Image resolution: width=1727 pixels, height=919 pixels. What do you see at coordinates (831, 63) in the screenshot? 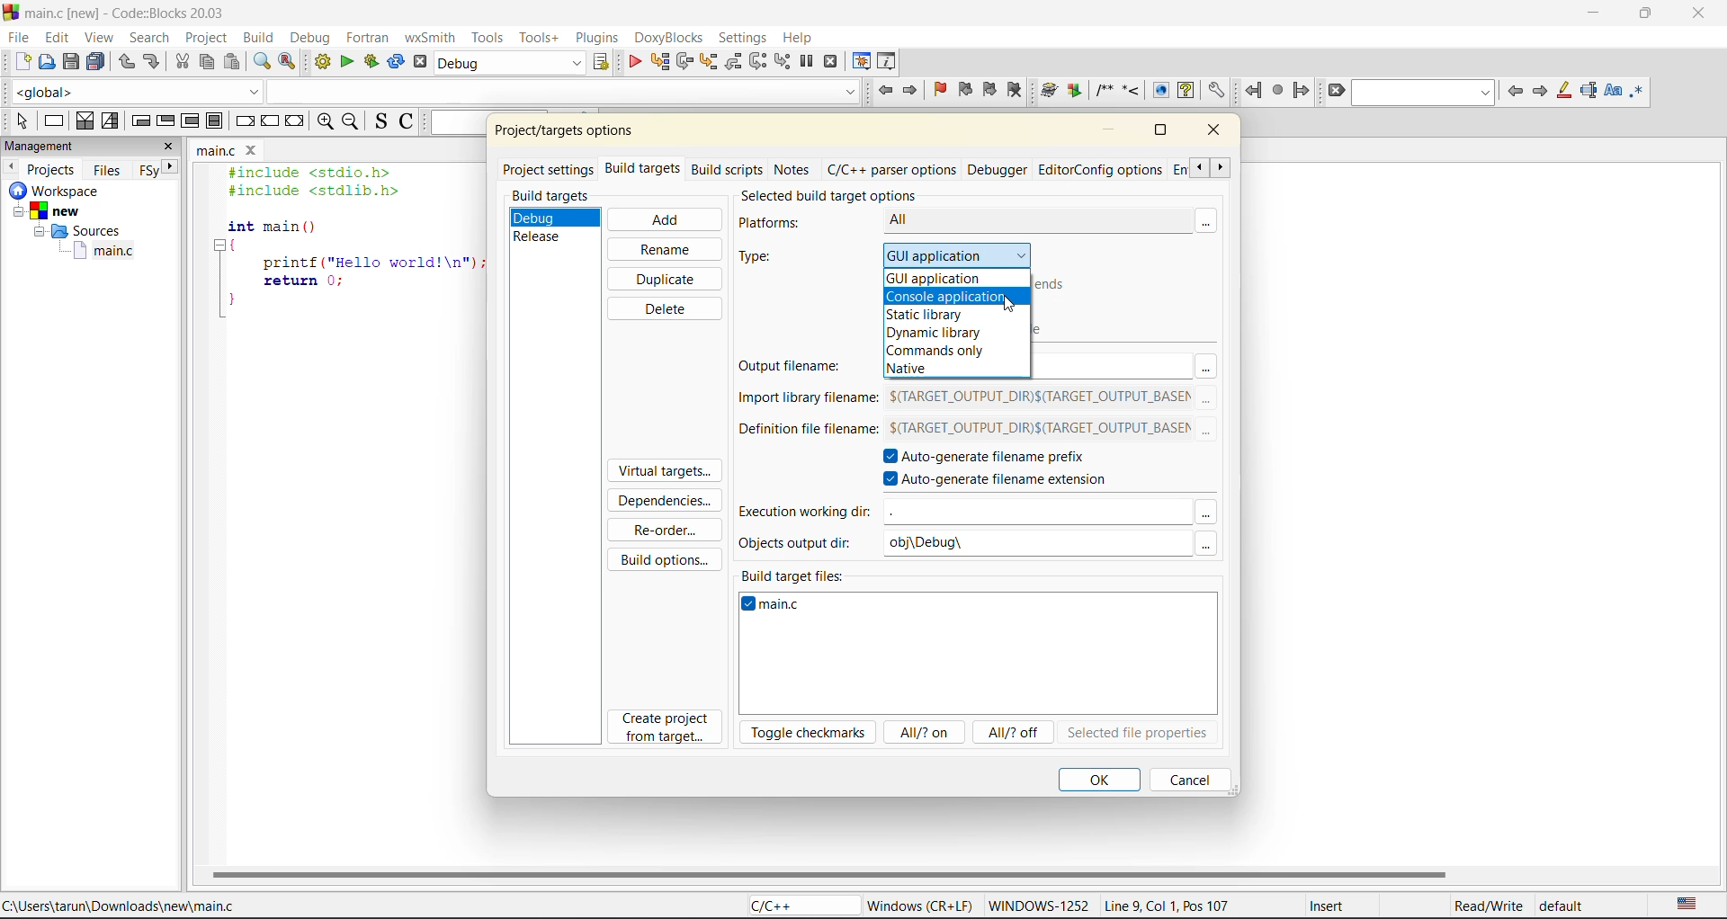
I see `stop debugger` at bounding box center [831, 63].